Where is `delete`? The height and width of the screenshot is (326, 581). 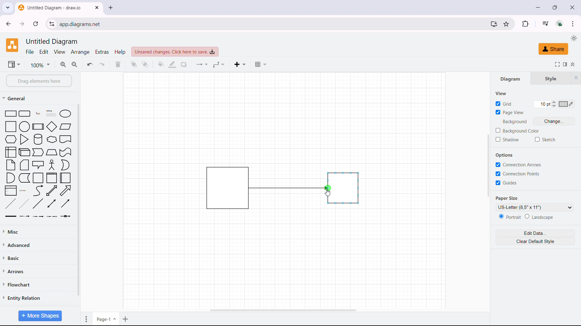
delete is located at coordinates (118, 65).